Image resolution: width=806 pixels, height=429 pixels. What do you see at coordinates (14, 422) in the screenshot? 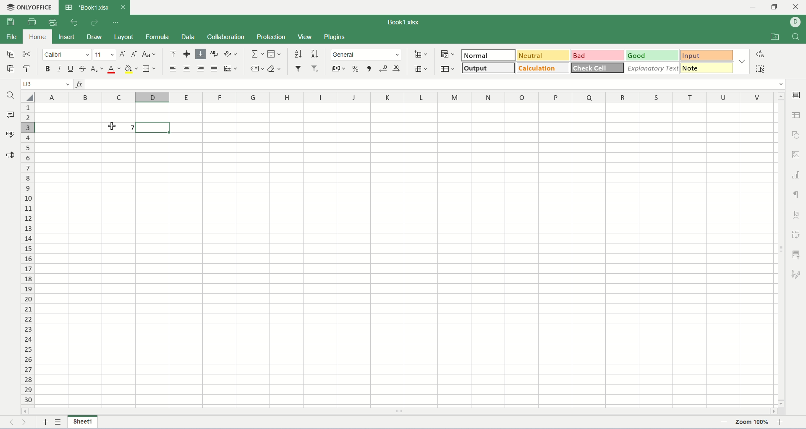
I see `previous` at bounding box center [14, 422].